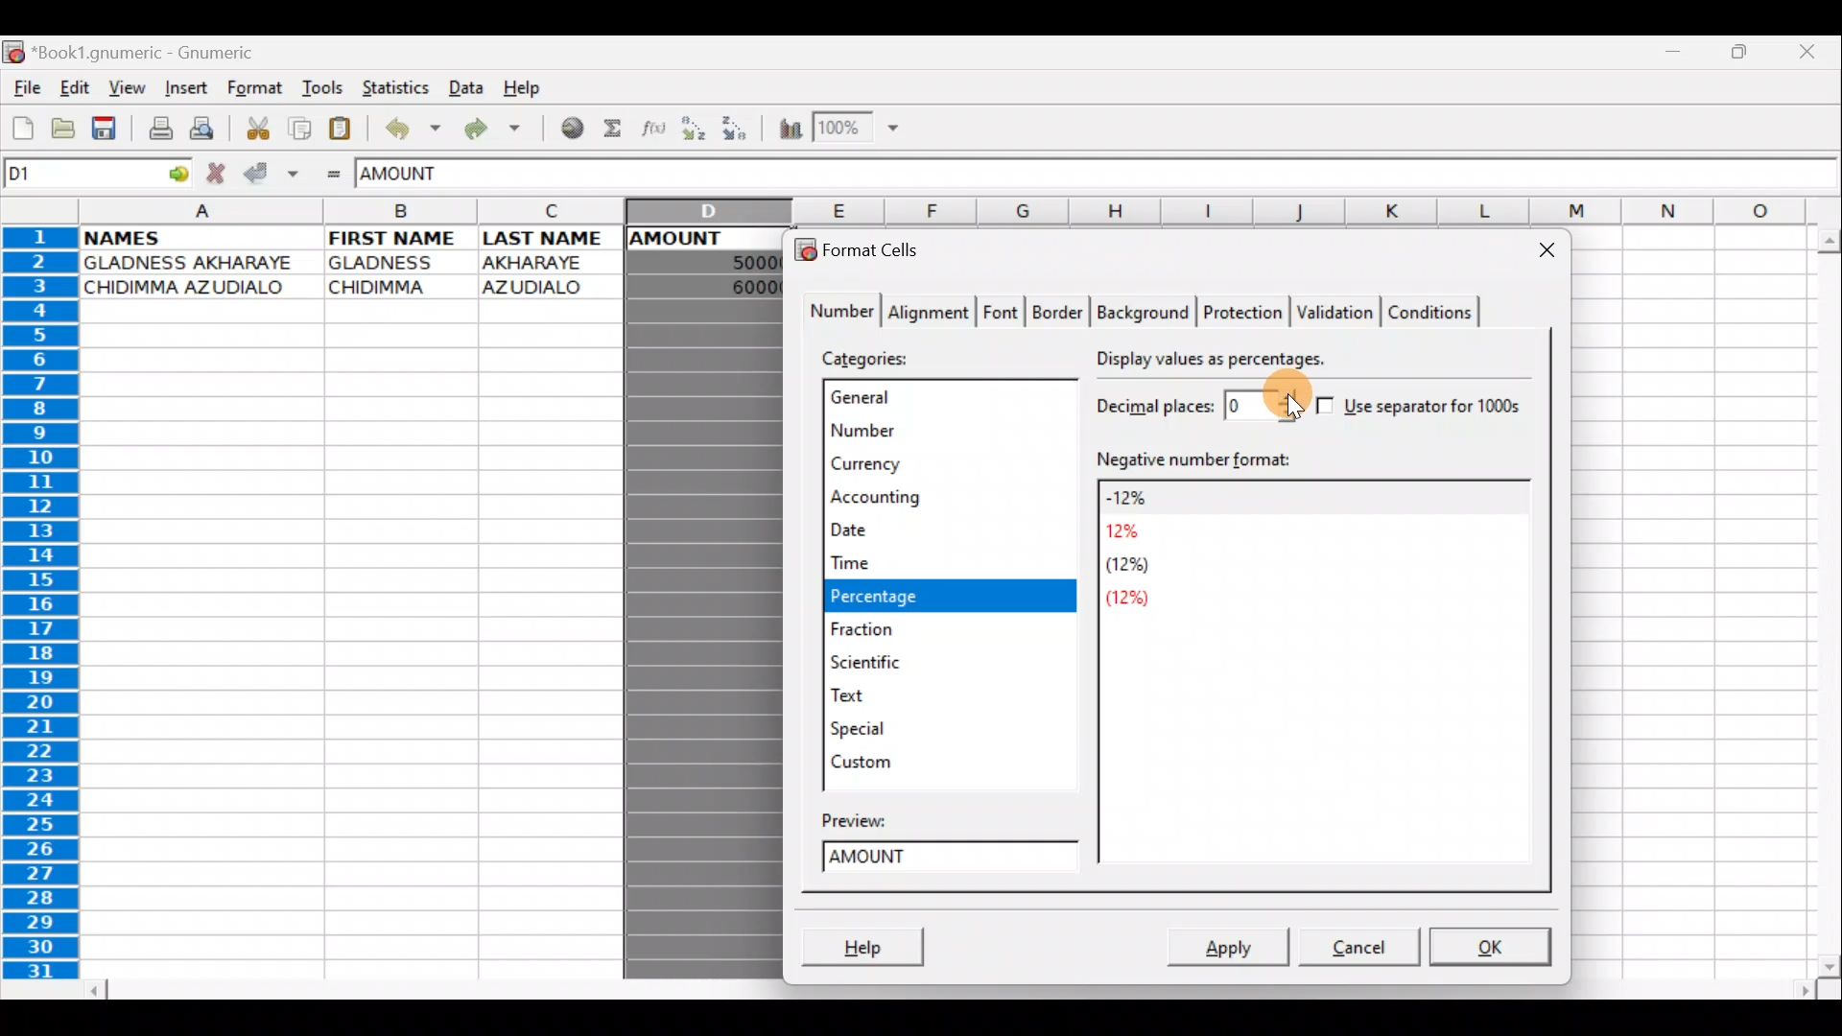  Describe the element at coordinates (932, 310) in the screenshot. I see `Alignment` at that location.